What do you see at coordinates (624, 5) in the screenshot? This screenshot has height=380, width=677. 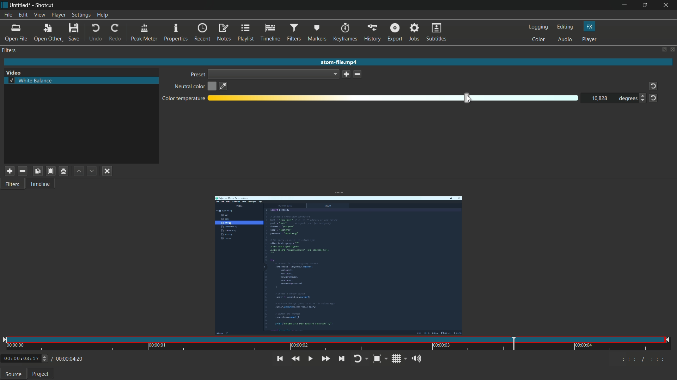 I see `minimize` at bounding box center [624, 5].